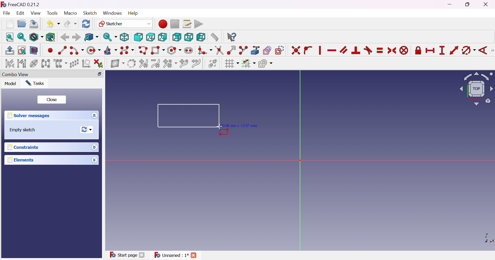 The height and width of the screenshot is (260, 495). I want to click on Constrain equal, so click(380, 51).